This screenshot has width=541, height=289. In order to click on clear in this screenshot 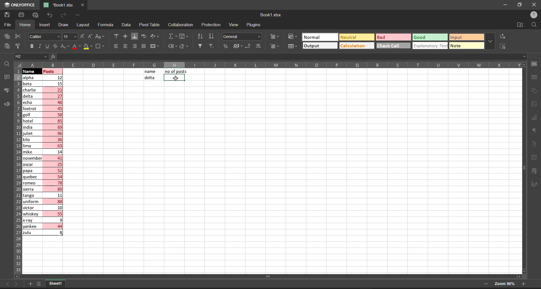, I will do `click(184, 46)`.